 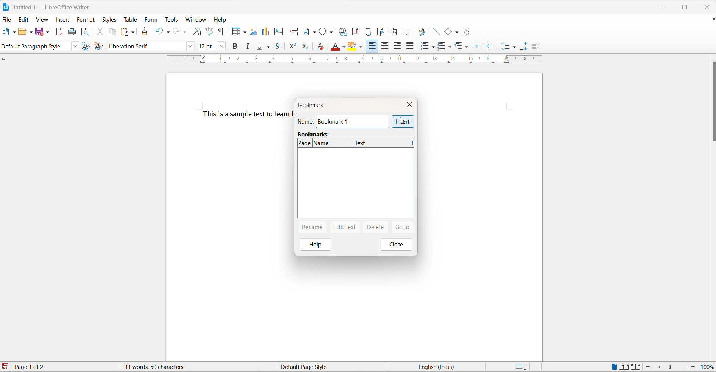 I want to click on undo options, so click(x=168, y=31).